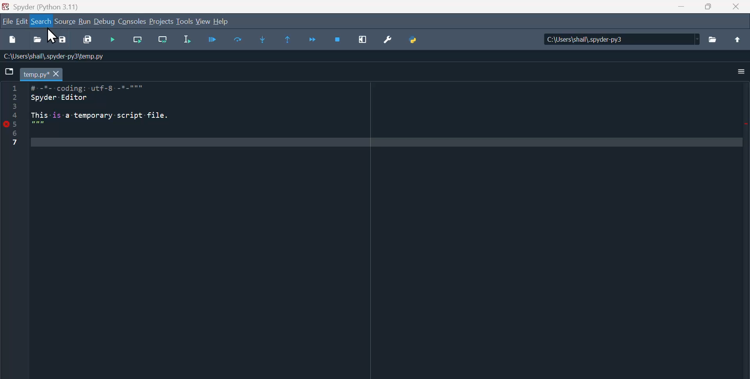 The height and width of the screenshot is (379, 750). Describe the element at coordinates (23, 22) in the screenshot. I see `Edit` at that location.